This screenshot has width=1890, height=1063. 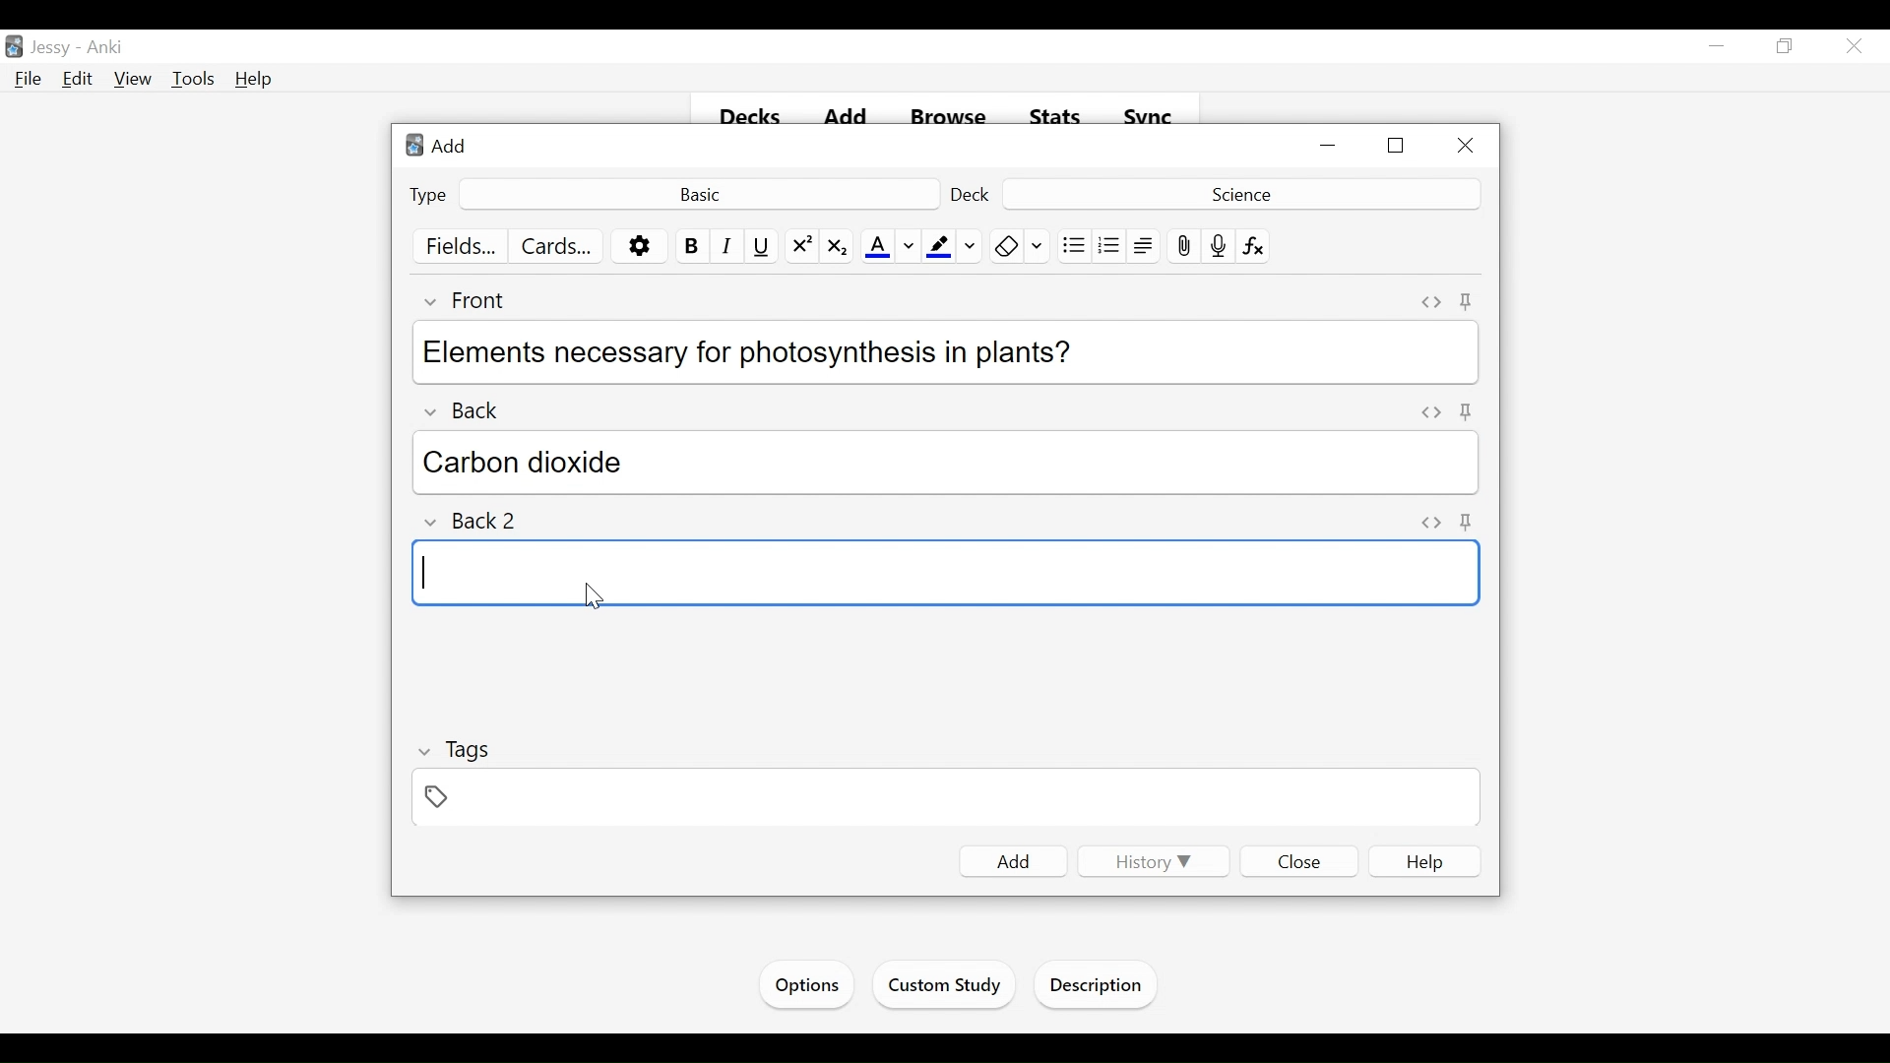 I want to click on Close, so click(x=1300, y=860).